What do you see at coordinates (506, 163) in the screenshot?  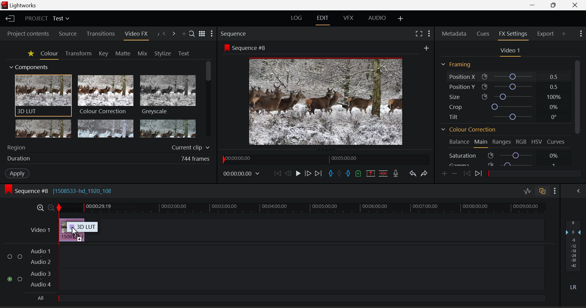 I see `Gamma` at bounding box center [506, 163].